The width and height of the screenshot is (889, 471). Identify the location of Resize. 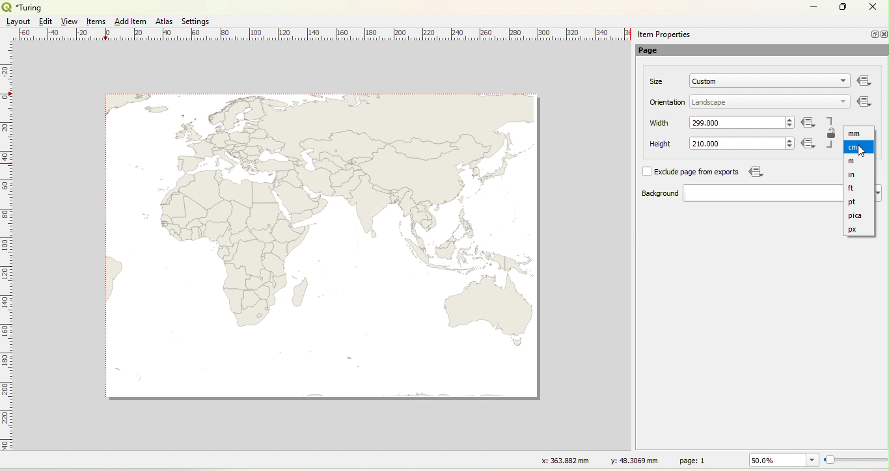
(856, 461).